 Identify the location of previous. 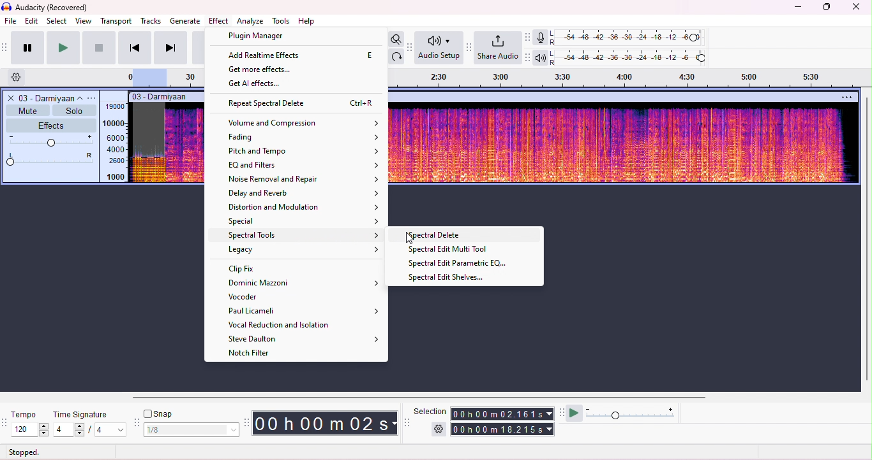
(135, 48).